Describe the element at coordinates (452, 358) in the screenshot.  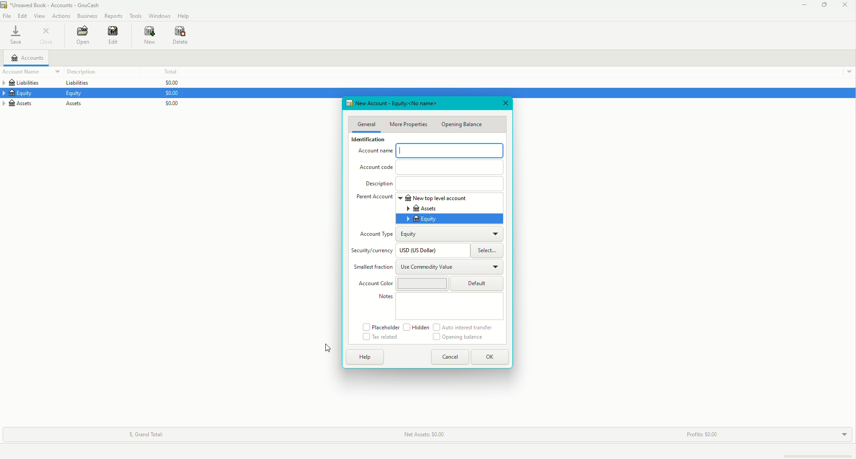
I see `Cancel` at that location.